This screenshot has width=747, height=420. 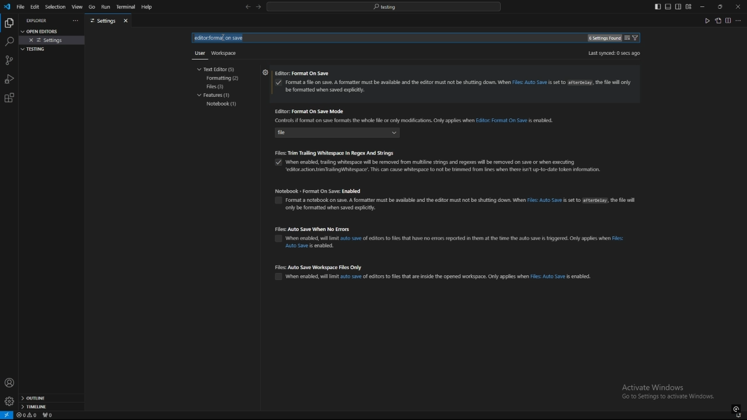 What do you see at coordinates (707, 20) in the screenshot?
I see `run code` at bounding box center [707, 20].